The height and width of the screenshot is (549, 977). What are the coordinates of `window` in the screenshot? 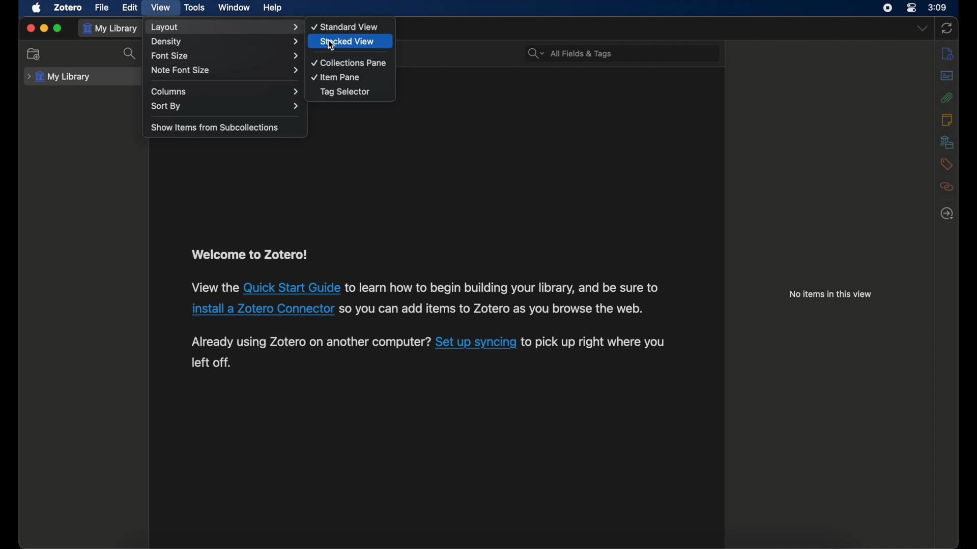 It's located at (234, 8).